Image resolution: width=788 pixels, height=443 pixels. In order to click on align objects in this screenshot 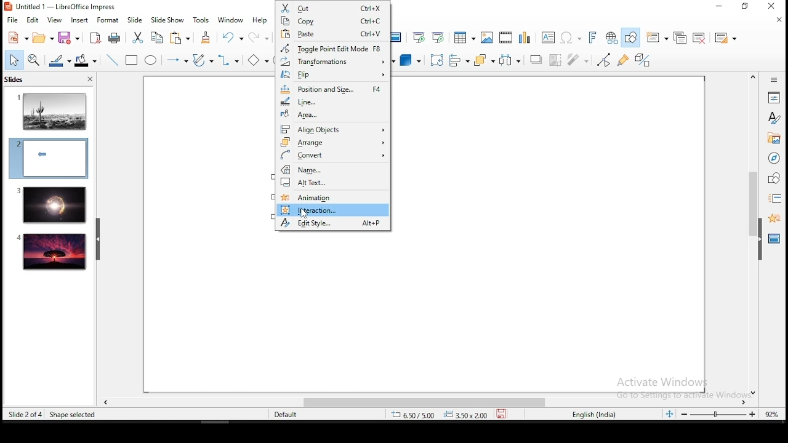, I will do `click(459, 62)`.